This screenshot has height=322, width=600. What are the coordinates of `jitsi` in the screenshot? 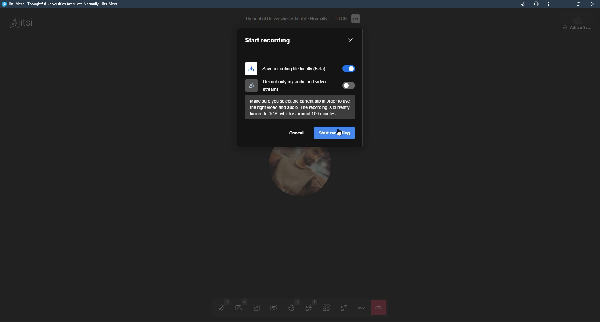 It's located at (23, 22).